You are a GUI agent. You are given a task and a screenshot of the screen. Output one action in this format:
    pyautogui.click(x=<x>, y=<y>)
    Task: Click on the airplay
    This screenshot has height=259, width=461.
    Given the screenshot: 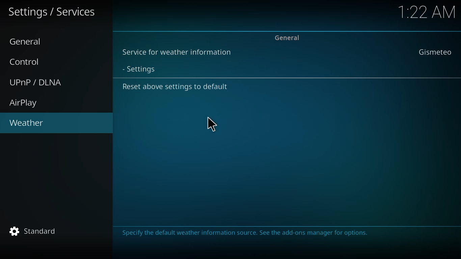 What is the action you would take?
    pyautogui.click(x=25, y=103)
    